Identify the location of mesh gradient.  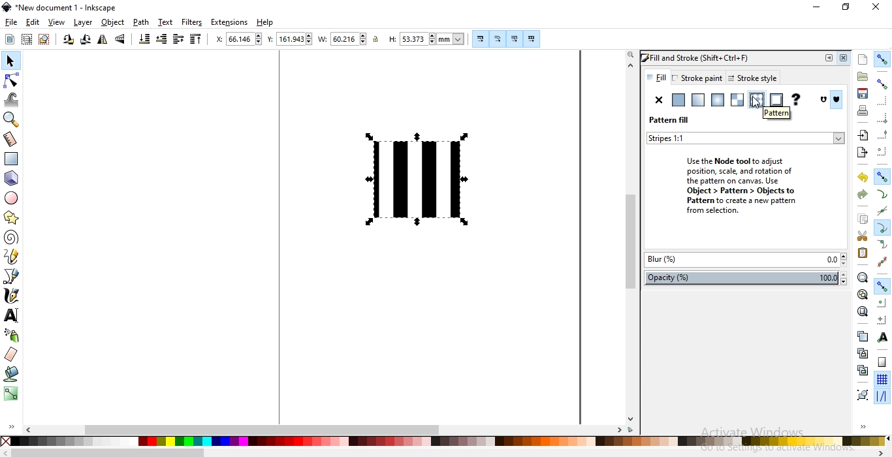
(737, 100).